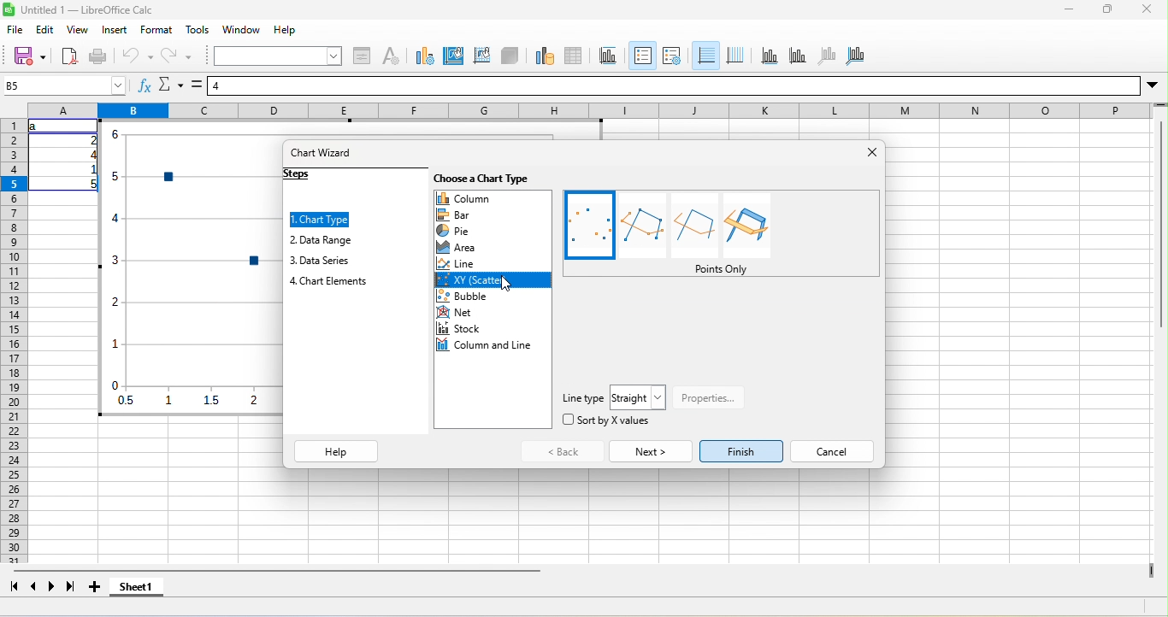  Describe the element at coordinates (156, 30) in the screenshot. I see `format` at that location.